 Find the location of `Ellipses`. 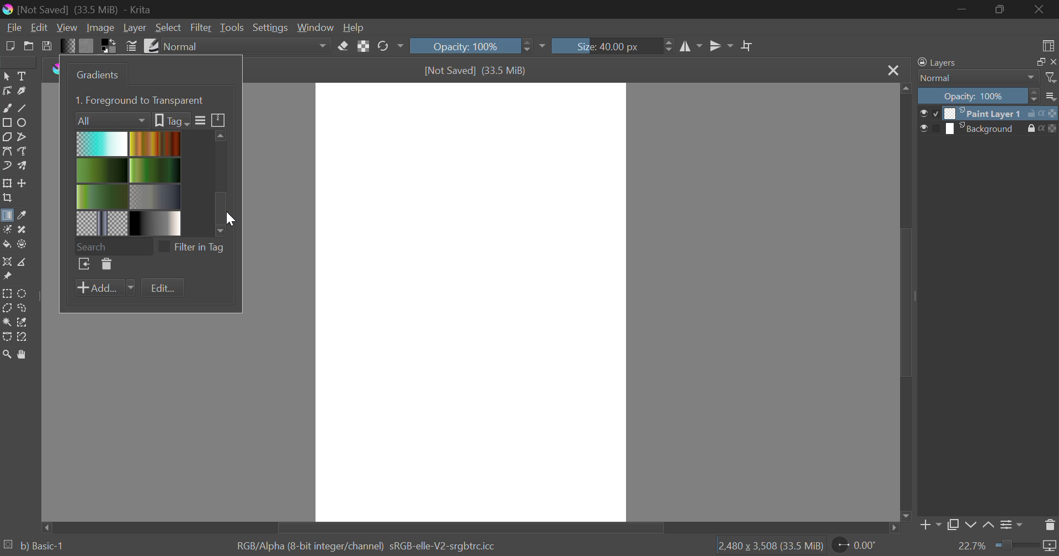

Ellipses is located at coordinates (23, 122).